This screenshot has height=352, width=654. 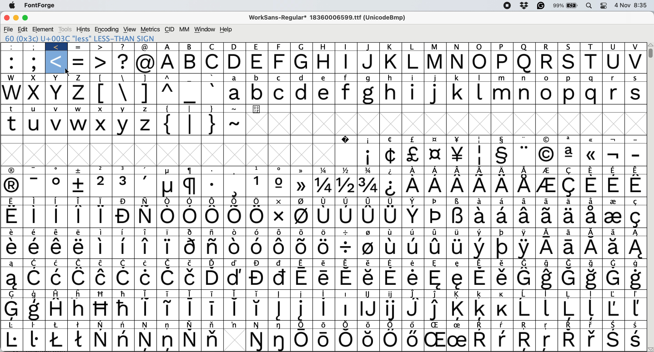 I want to click on Symbol, so click(x=502, y=248).